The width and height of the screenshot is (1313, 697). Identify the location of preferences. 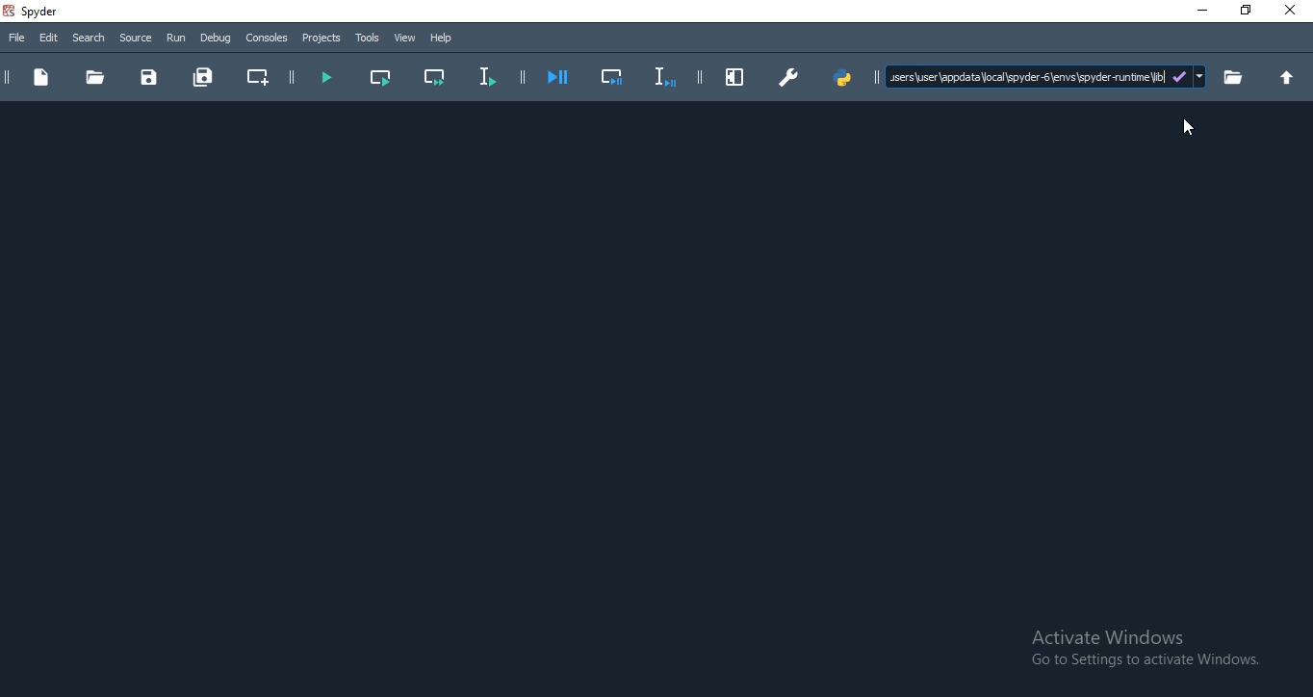
(788, 79).